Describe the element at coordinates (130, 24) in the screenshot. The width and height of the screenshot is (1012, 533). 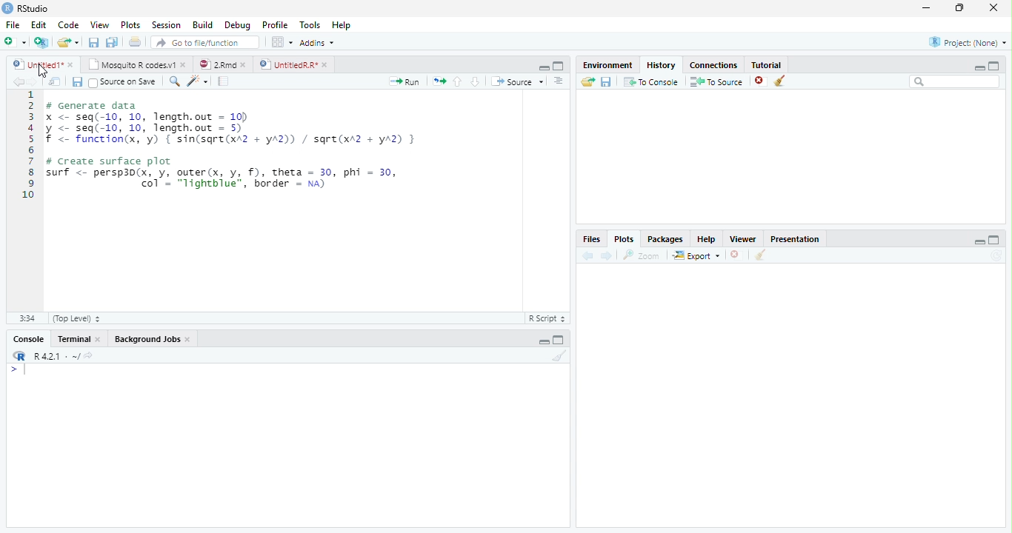
I see `Plots` at that location.